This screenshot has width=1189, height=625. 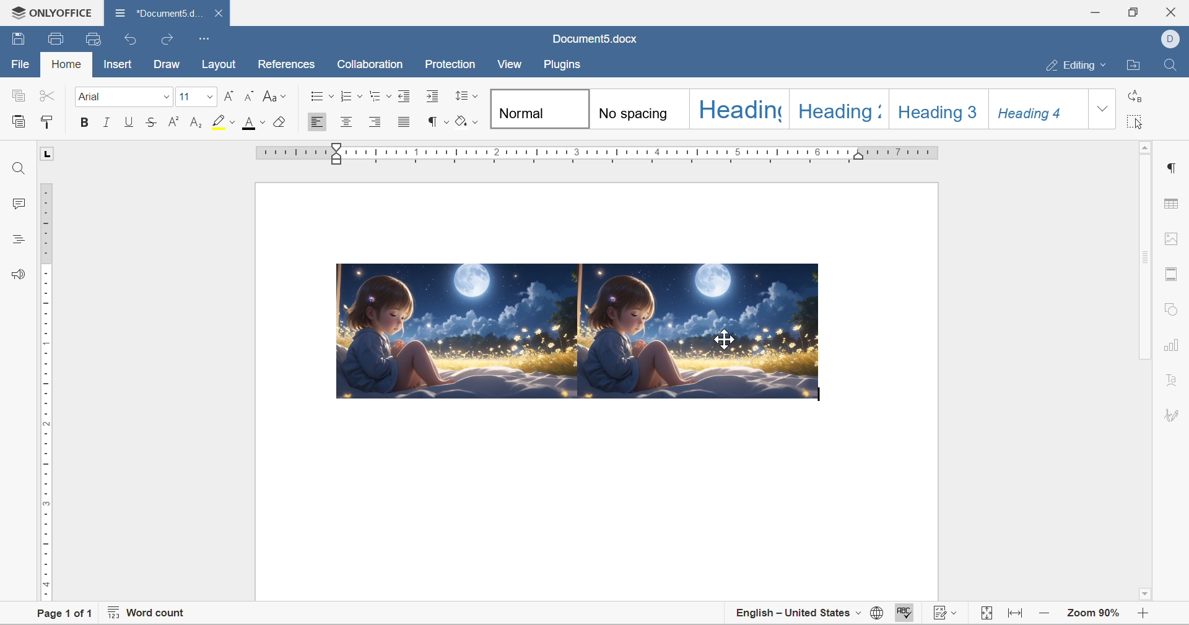 What do you see at coordinates (1174, 376) in the screenshot?
I see `text art settings` at bounding box center [1174, 376].